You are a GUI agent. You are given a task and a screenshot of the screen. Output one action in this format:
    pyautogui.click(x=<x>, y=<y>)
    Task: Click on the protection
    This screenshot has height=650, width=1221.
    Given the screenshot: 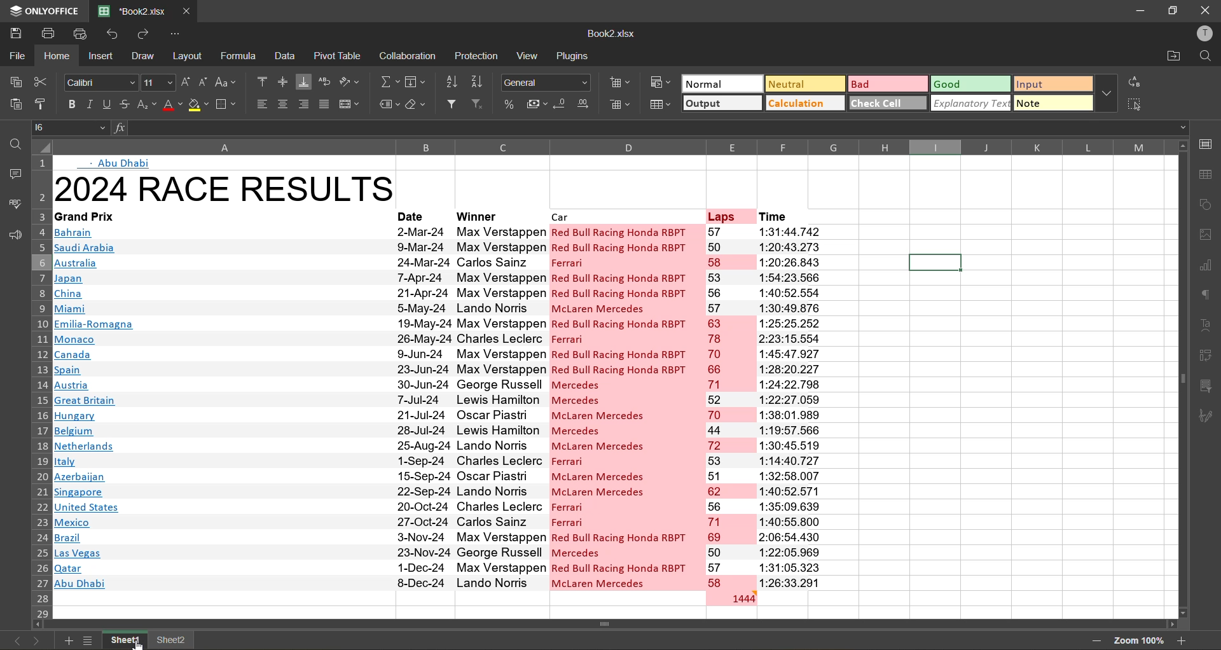 What is the action you would take?
    pyautogui.click(x=478, y=57)
    